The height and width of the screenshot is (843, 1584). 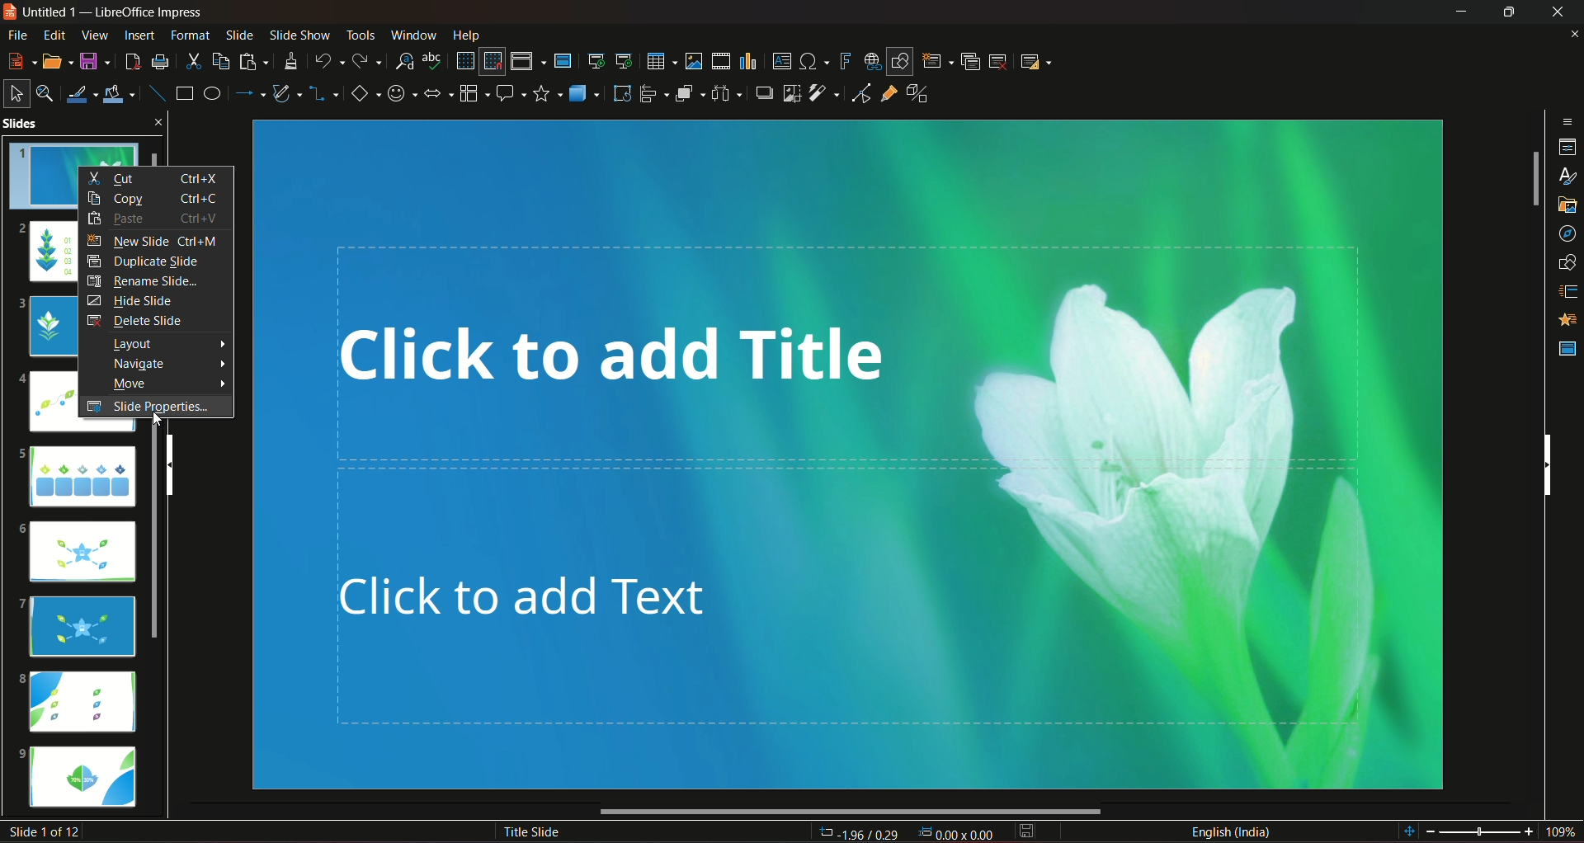 I want to click on flowchart, so click(x=474, y=92).